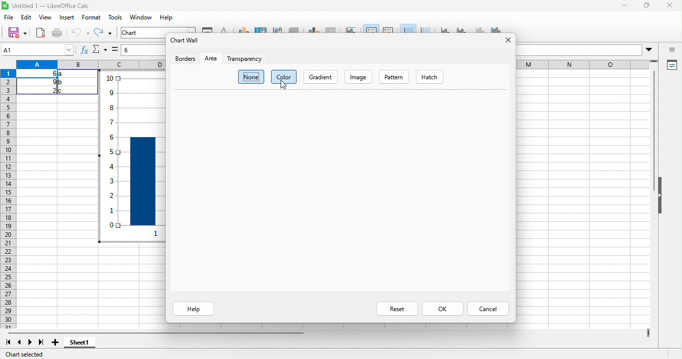 This screenshot has height=359, width=682. What do you see at coordinates (142, 17) in the screenshot?
I see `window` at bounding box center [142, 17].